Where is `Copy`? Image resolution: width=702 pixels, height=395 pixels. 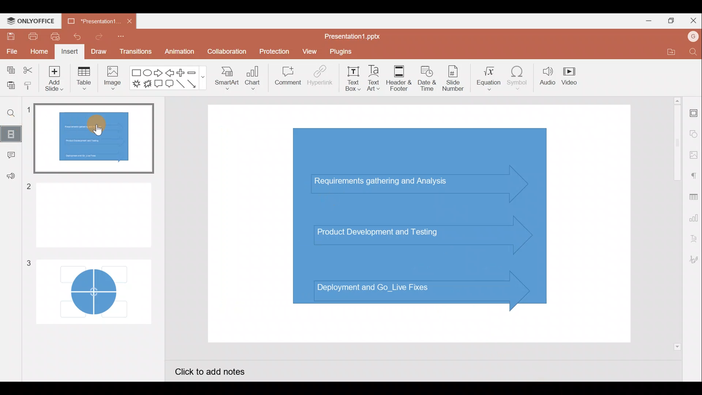
Copy is located at coordinates (11, 68).